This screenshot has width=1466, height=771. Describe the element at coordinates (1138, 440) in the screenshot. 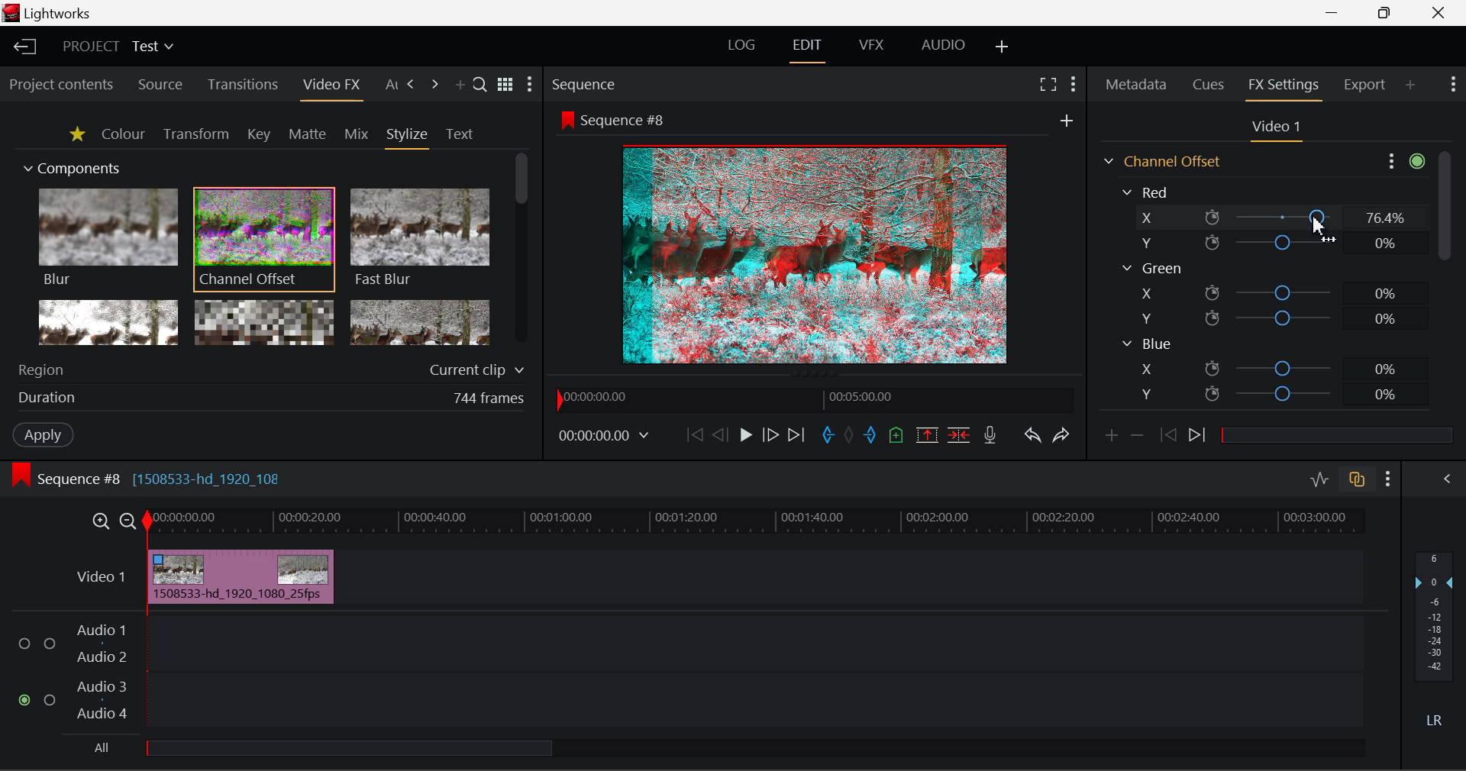

I see `Remove keyframe` at that location.